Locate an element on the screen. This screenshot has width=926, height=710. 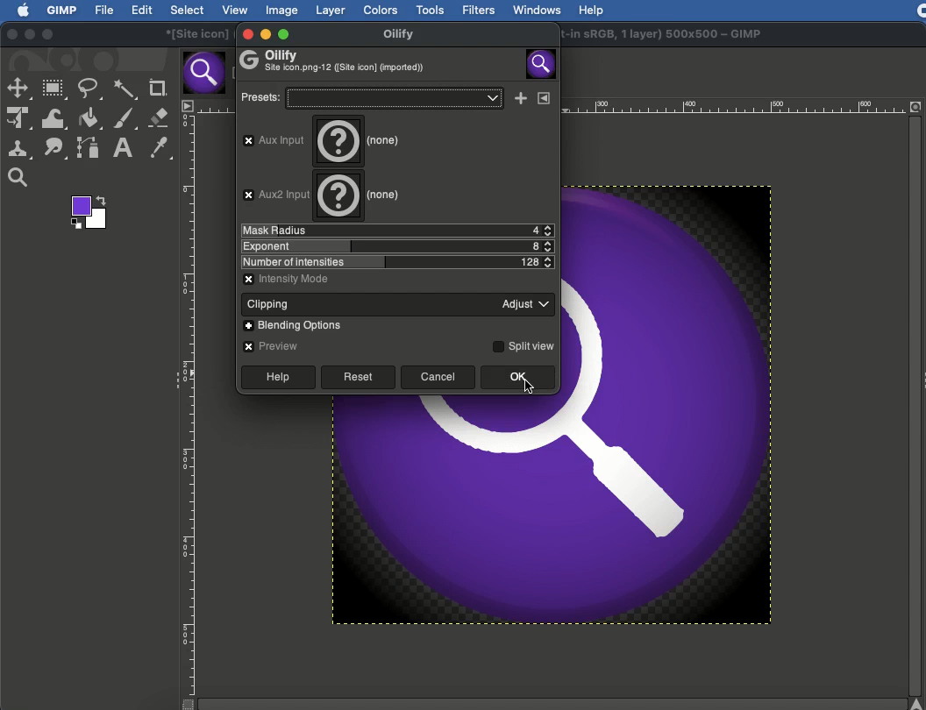
Oilify is located at coordinates (333, 60).